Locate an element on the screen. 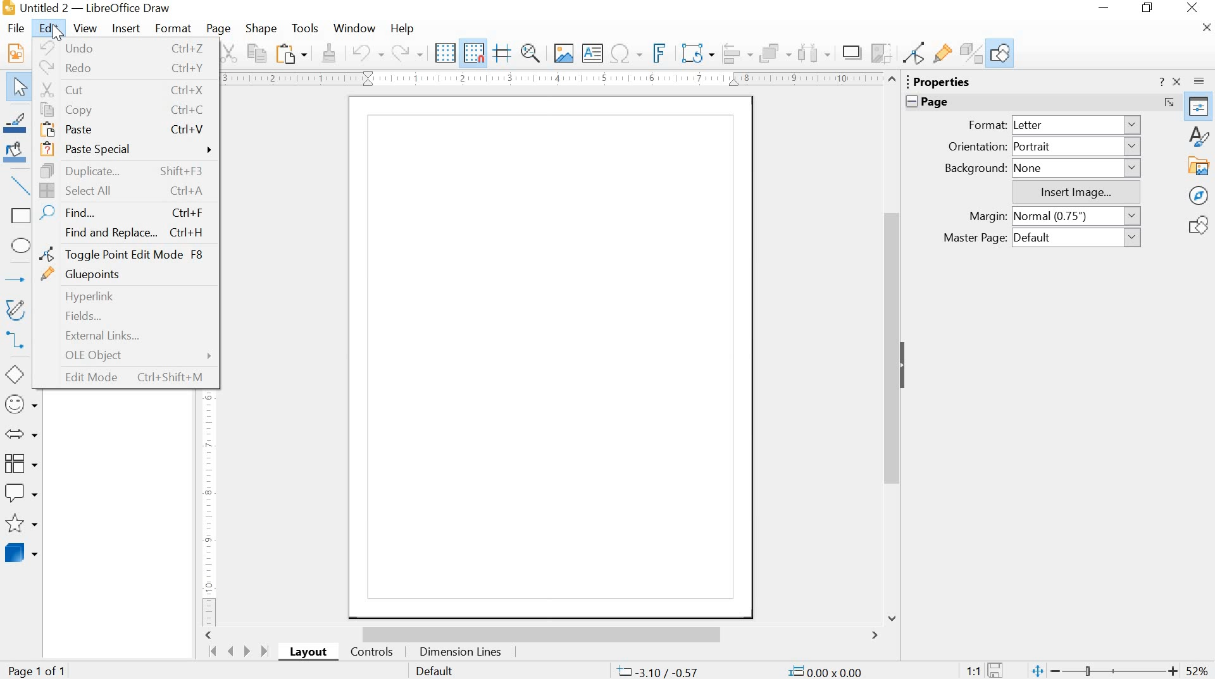 The width and height of the screenshot is (1215, 679). Callout Shapes (double click for multi-selection) is located at coordinates (23, 492).